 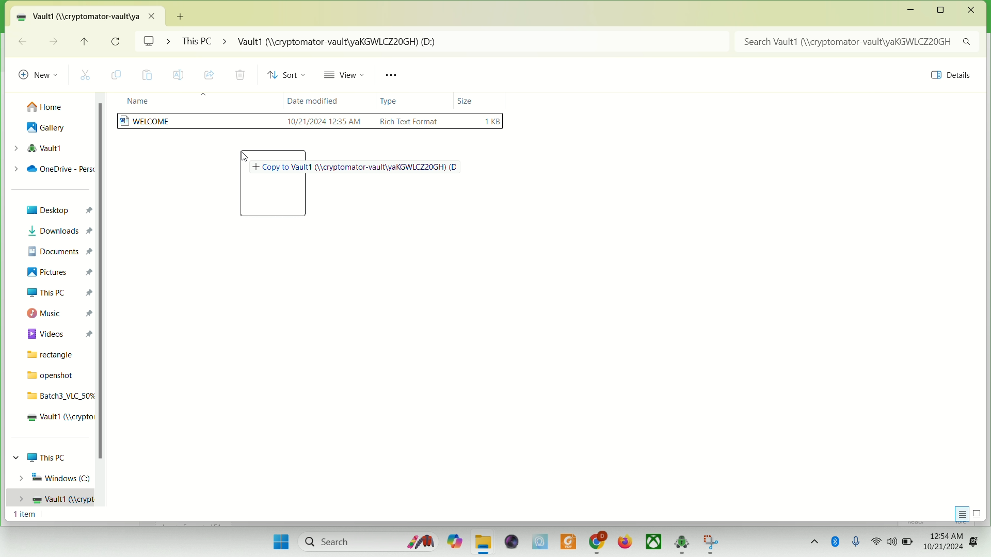 I want to click on New tab, so click(x=186, y=16).